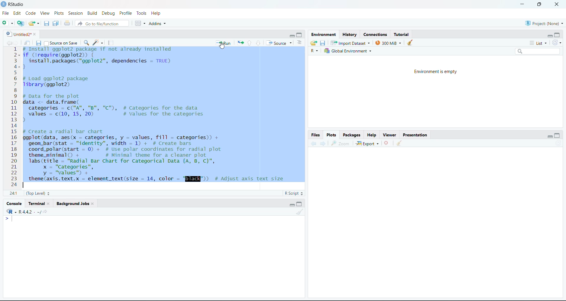 This screenshot has width=566, height=301. What do you see at coordinates (403, 34) in the screenshot?
I see `Tutorial` at bounding box center [403, 34].